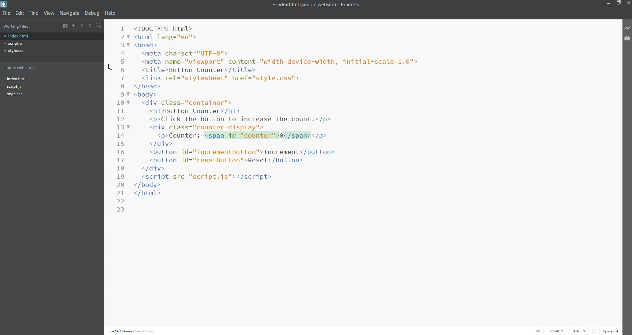  What do you see at coordinates (34, 12) in the screenshot?
I see `find` at bounding box center [34, 12].